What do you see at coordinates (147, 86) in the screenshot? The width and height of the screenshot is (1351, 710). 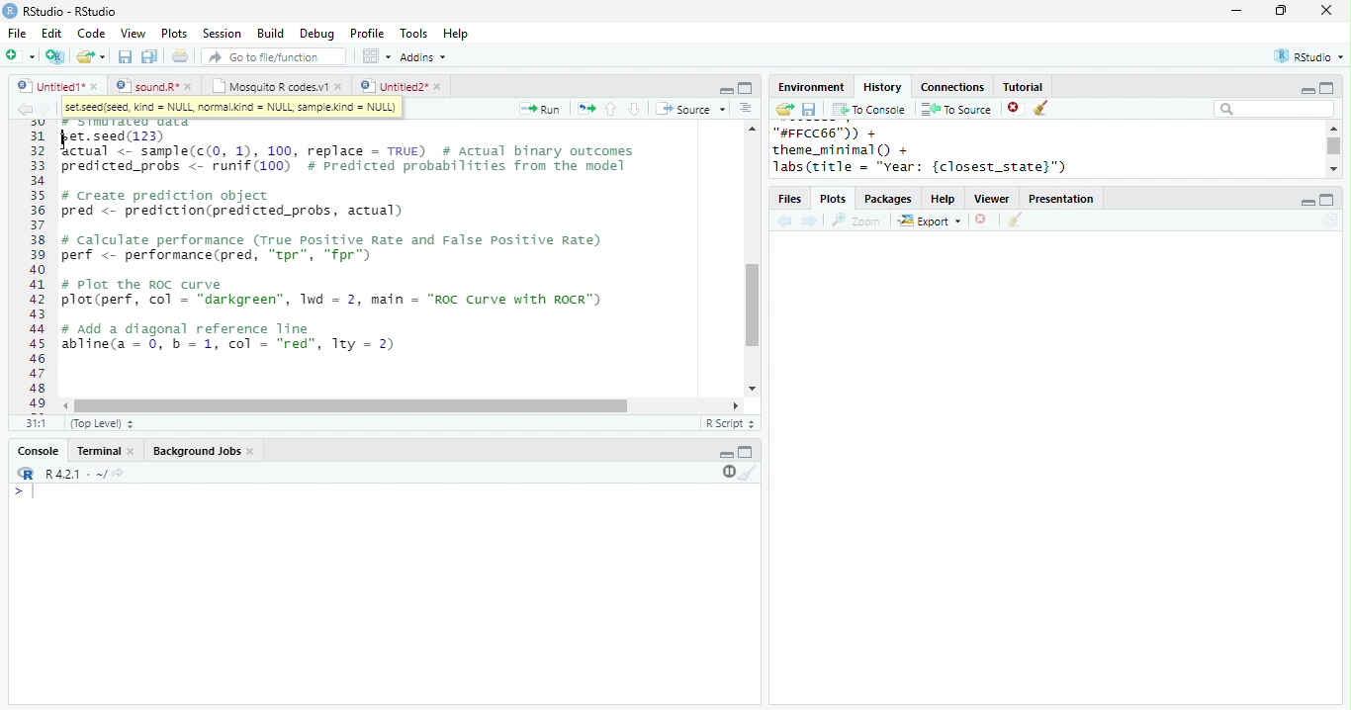 I see `sound.R` at bounding box center [147, 86].